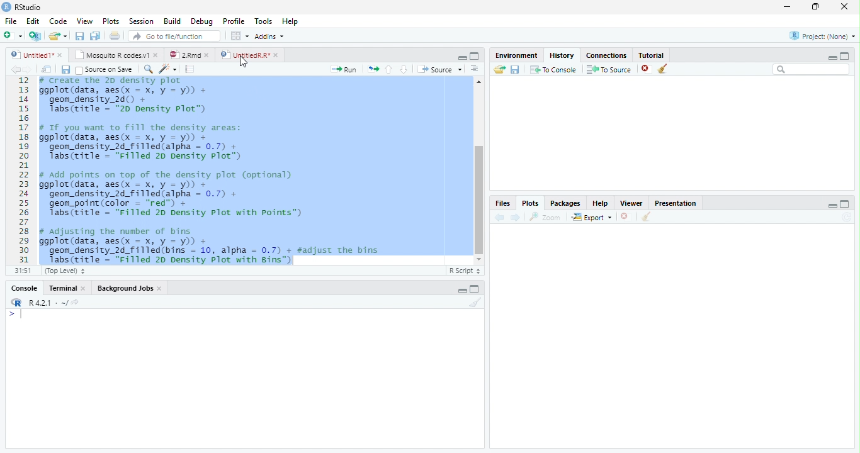 Image resolution: width=860 pixels, height=453 pixels. Describe the element at coordinates (498, 70) in the screenshot. I see `Load workspace` at that location.